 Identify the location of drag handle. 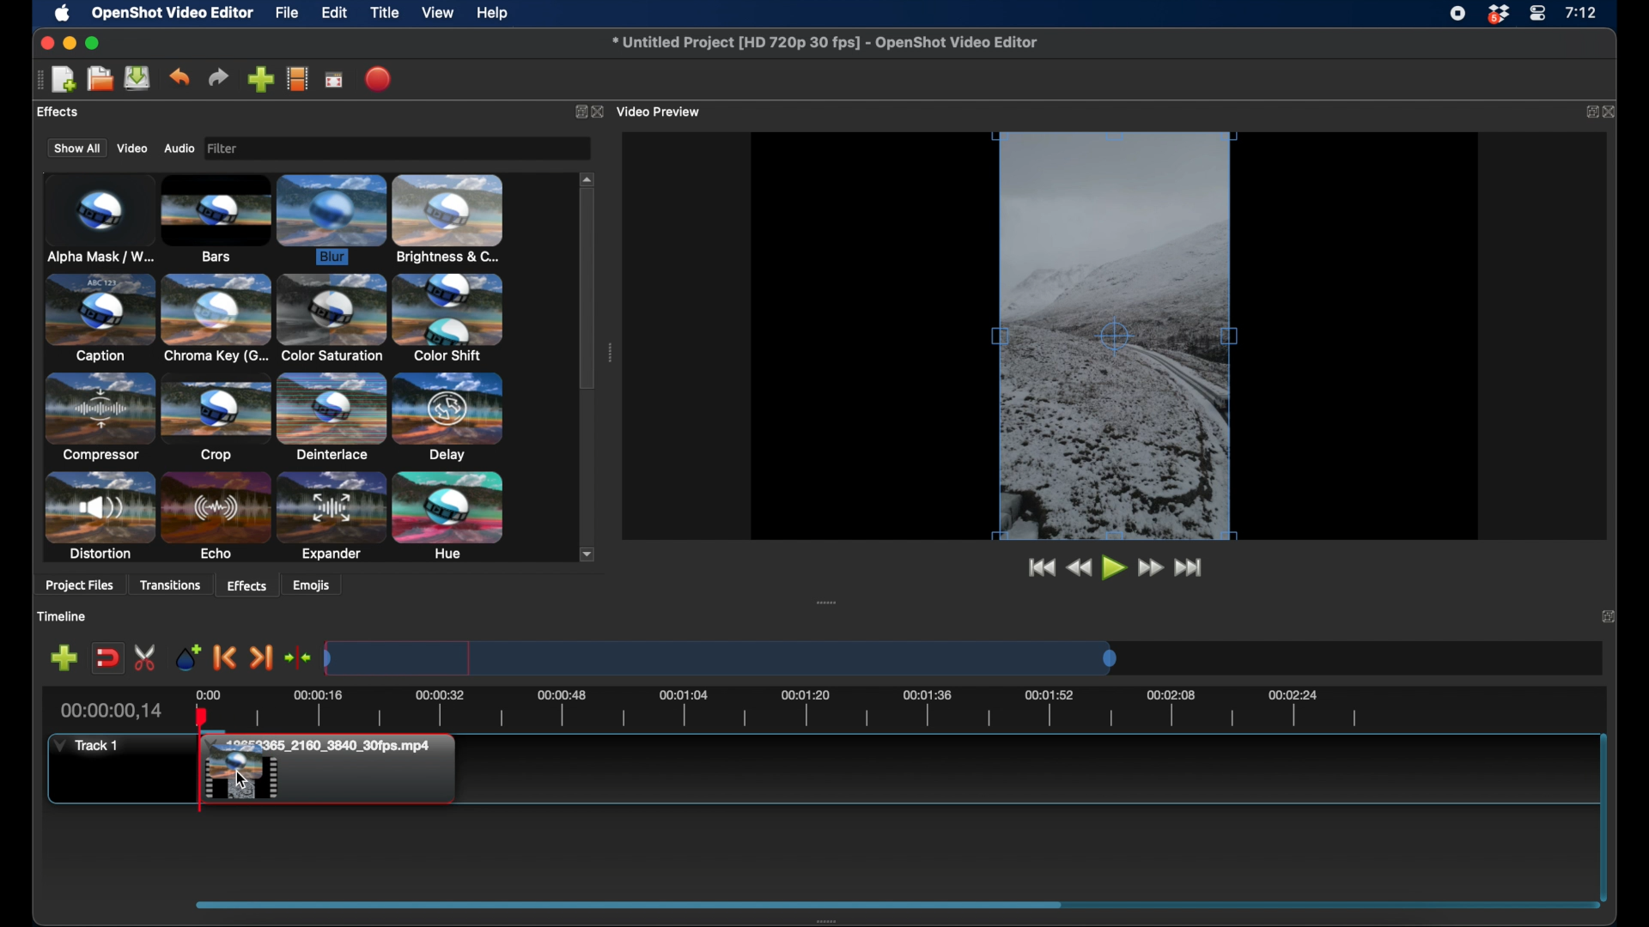
(629, 903).